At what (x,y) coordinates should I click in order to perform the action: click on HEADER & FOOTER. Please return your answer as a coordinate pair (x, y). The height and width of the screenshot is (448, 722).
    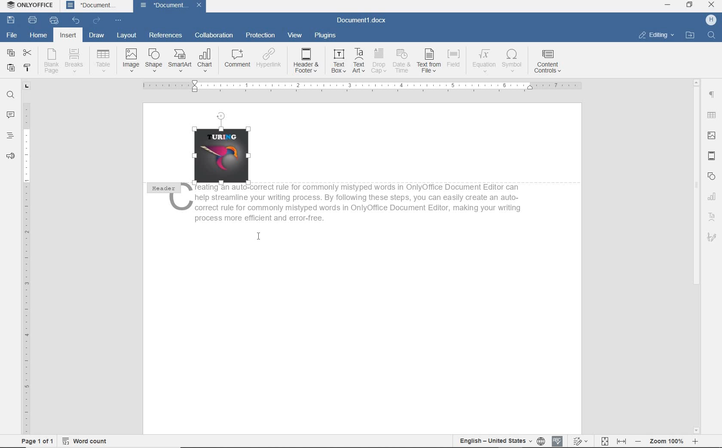
    Looking at the image, I should click on (712, 157).